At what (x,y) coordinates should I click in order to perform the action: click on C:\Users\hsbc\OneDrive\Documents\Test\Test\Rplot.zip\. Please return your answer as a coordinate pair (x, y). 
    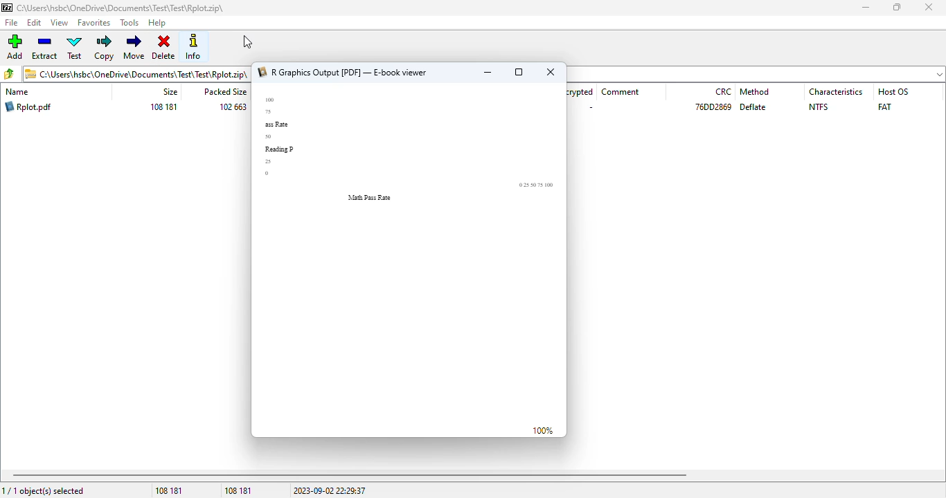
    Looking at the image, I should click on (115, 8).